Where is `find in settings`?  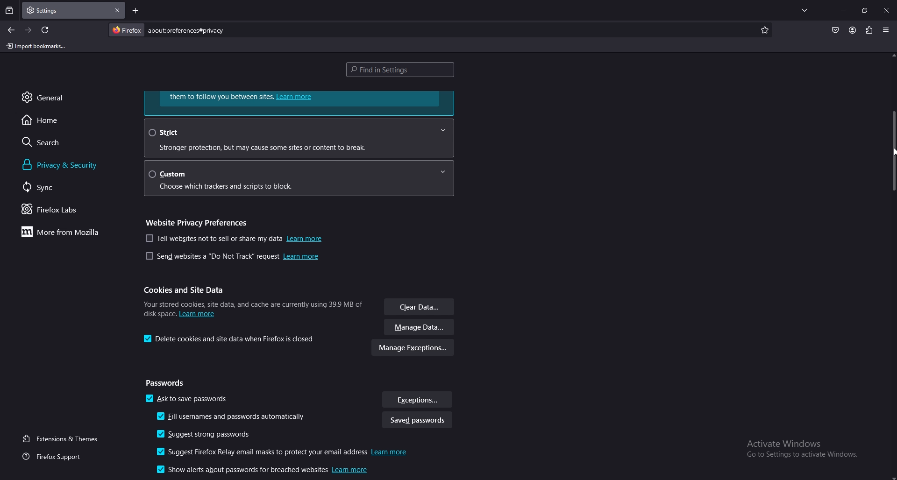
find in settings is located at coordinates (403, 69).